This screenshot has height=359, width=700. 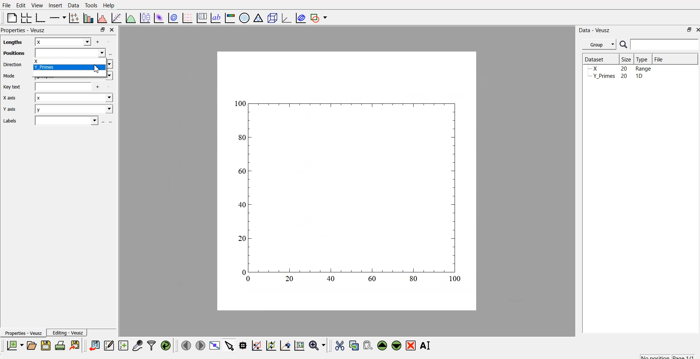 I want to click on Direction vertical, so click(x=14, y=64).